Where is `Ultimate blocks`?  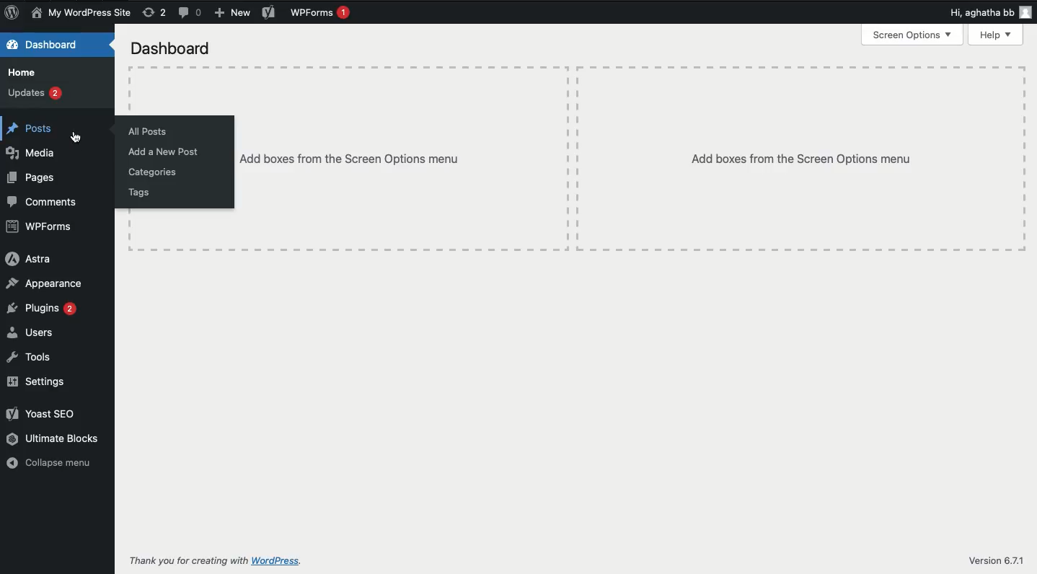
Ultimate blocks is located at coordinates (53, 438).